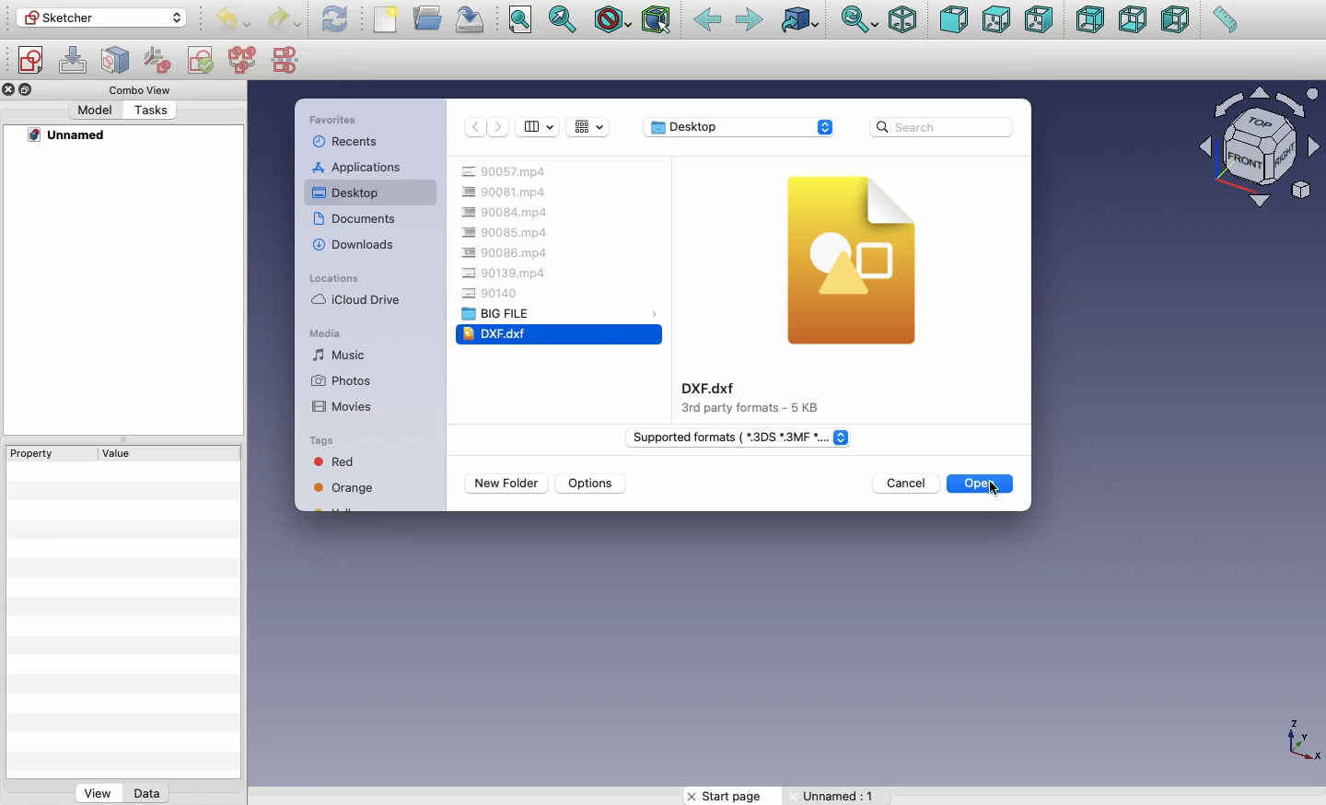 Image resolution: width=1326 pixels, height=805 pixels. What do you see at coordinates (1175, 19) in the screenshot?
I see `Left` at bounding box center [1175, 19].